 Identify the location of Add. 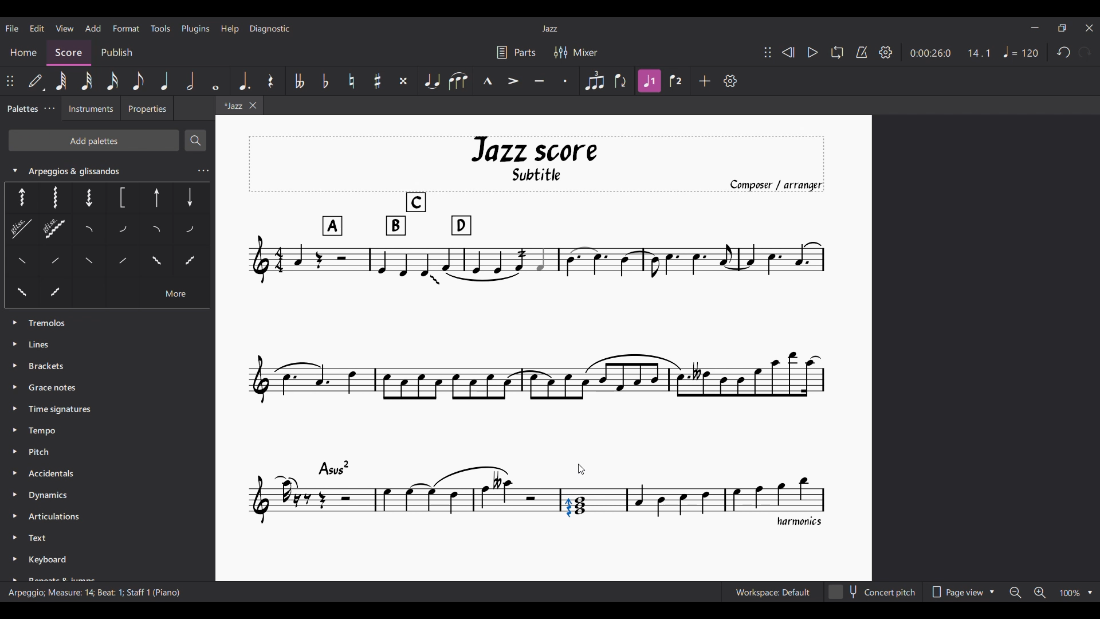
(705, 81).